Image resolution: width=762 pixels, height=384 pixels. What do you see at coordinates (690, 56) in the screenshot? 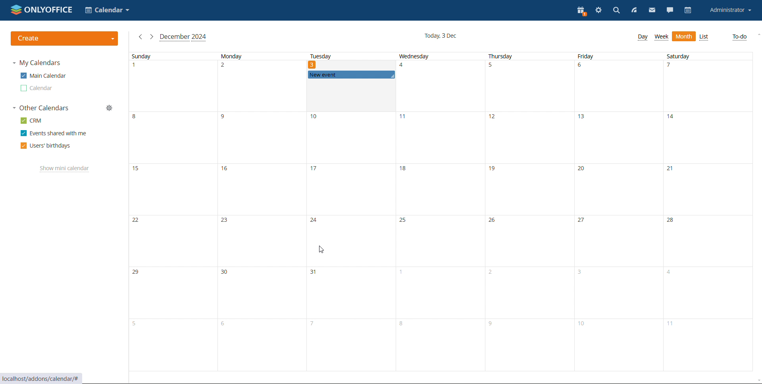
I see `Saturday` at bounding box center [690, 56].